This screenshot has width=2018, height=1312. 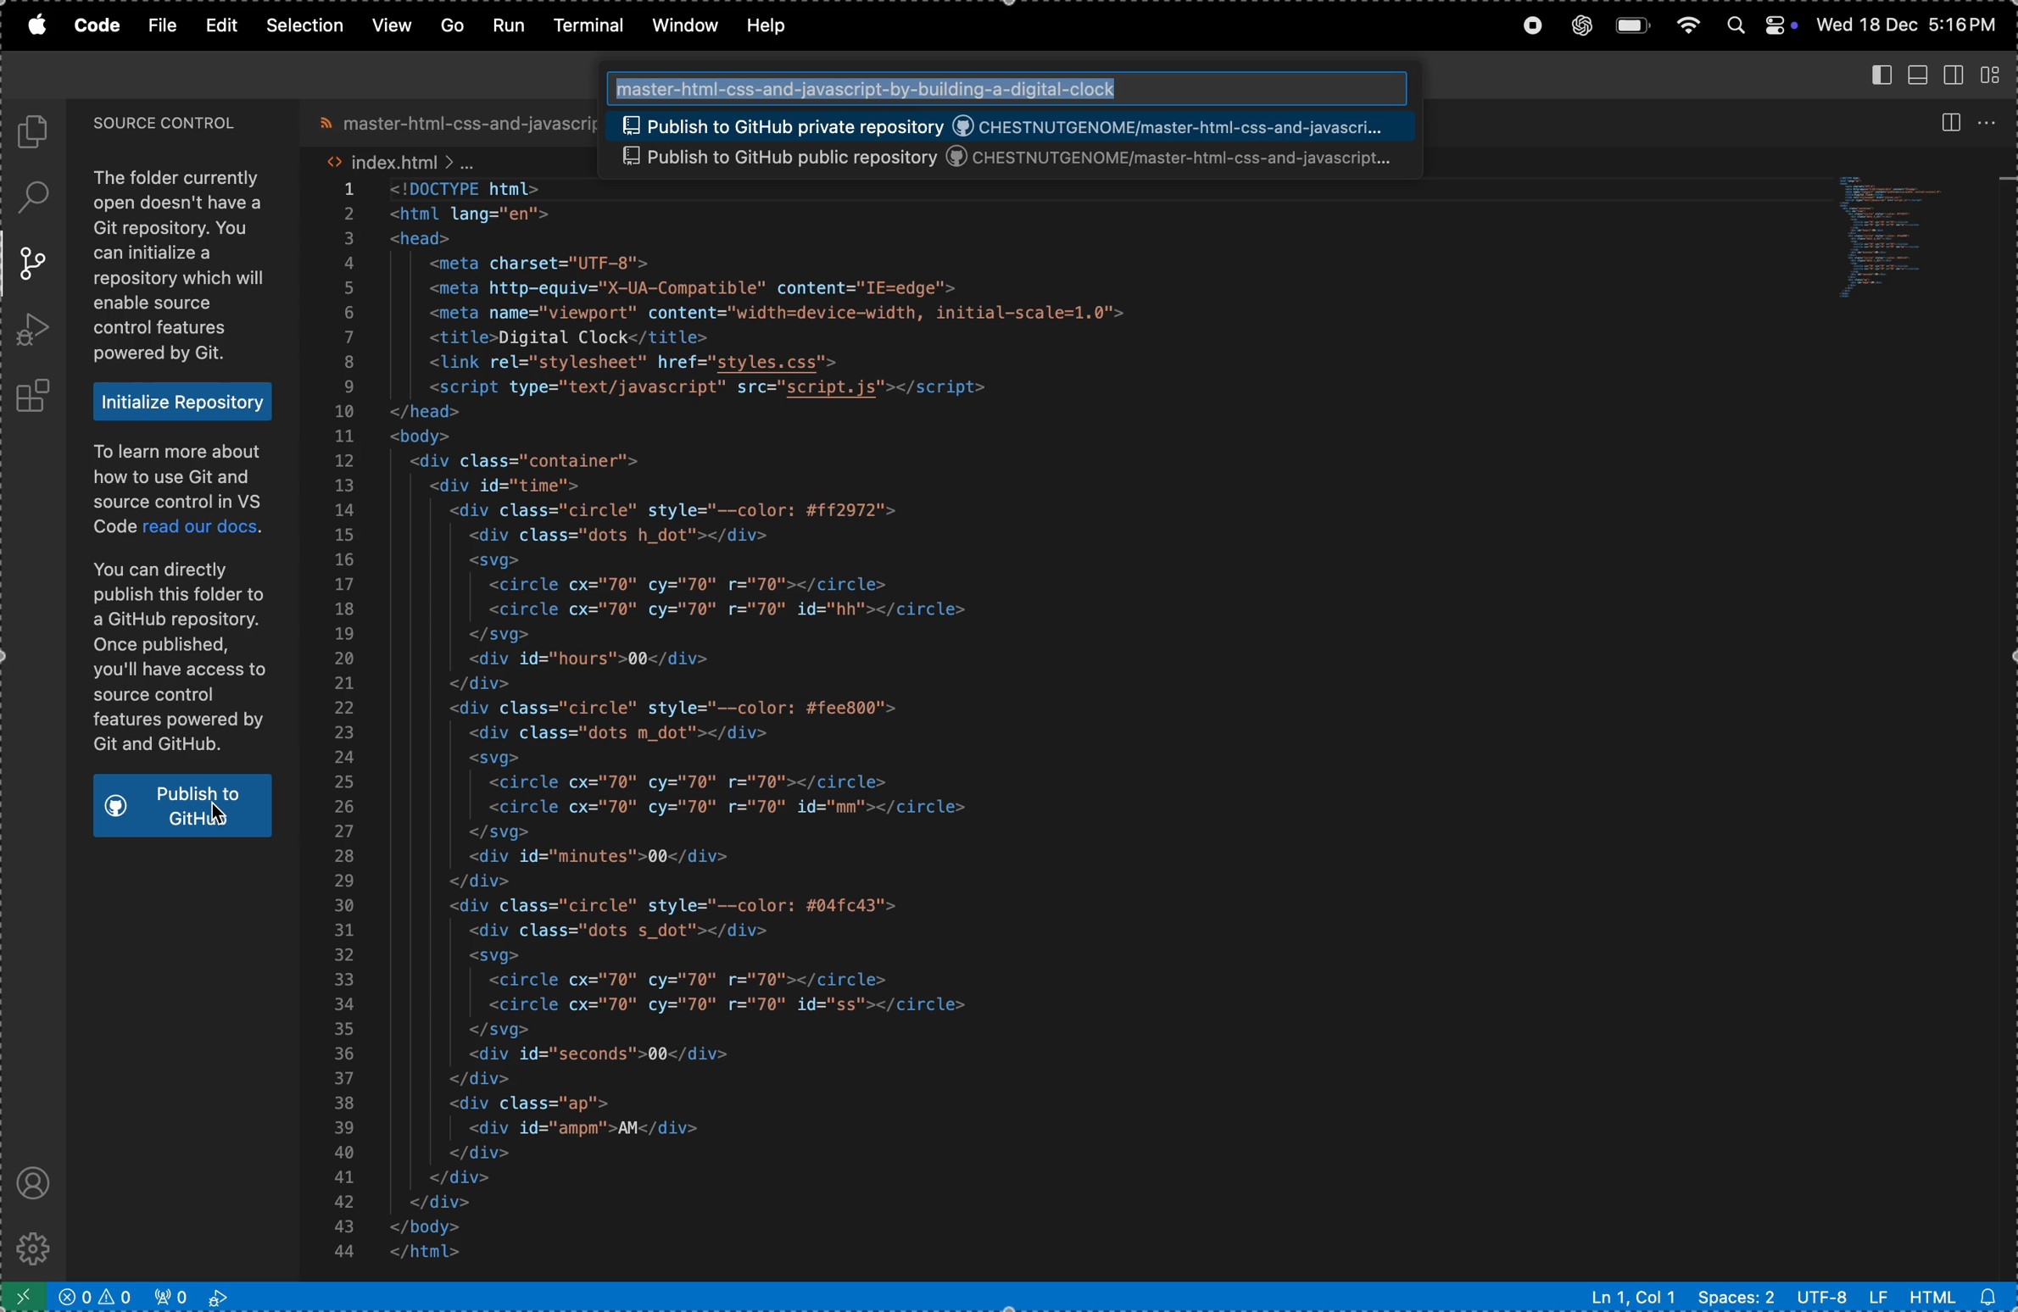 What do you see at coordinates (1631, 27) in the screenshot?
I see `battery` at bounding box center [1631, 27].